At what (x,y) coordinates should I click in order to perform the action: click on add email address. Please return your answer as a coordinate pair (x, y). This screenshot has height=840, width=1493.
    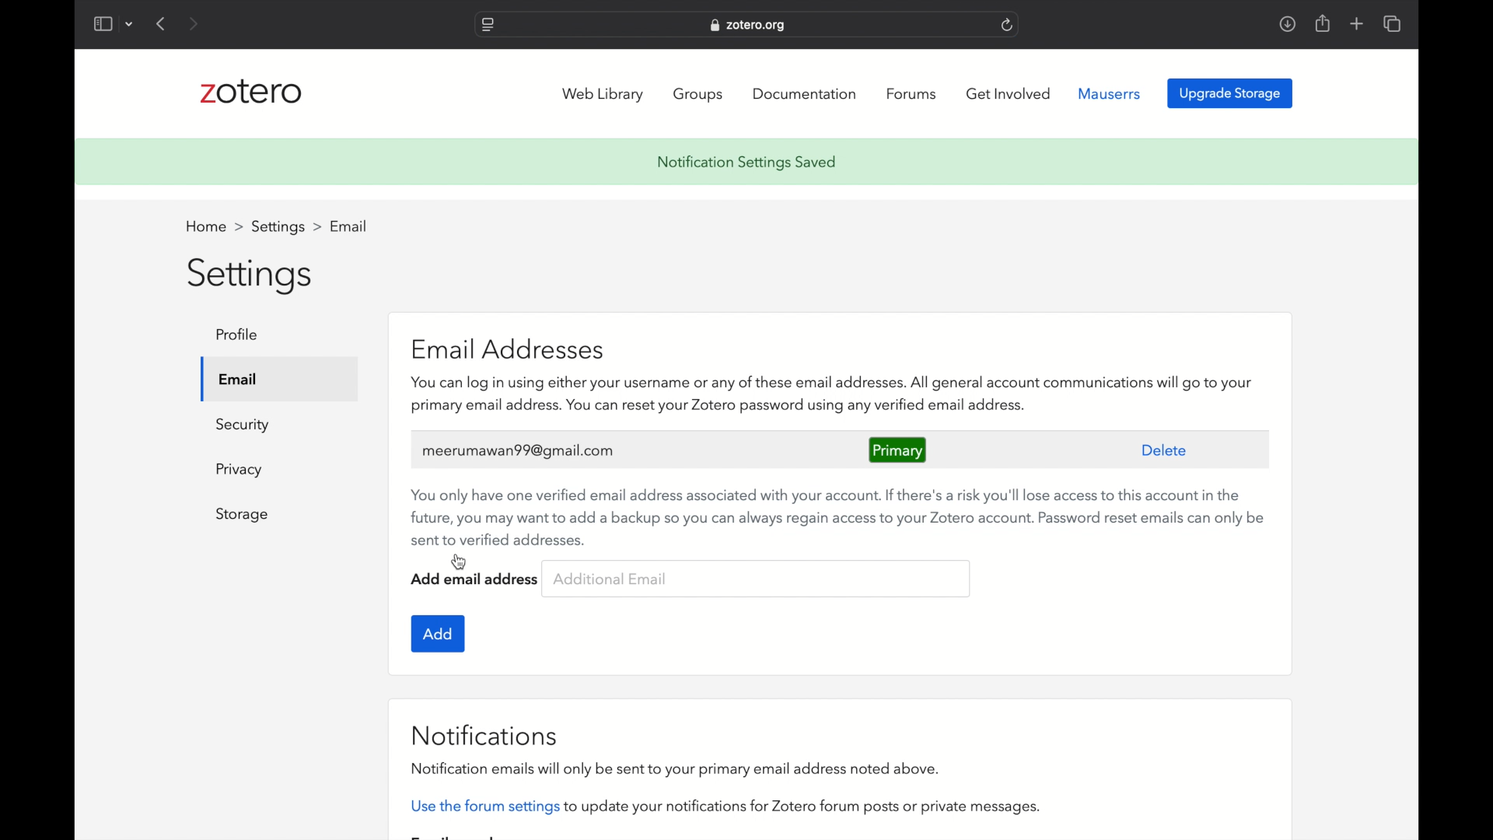
    Looking at the image, I should click on (475, 579).